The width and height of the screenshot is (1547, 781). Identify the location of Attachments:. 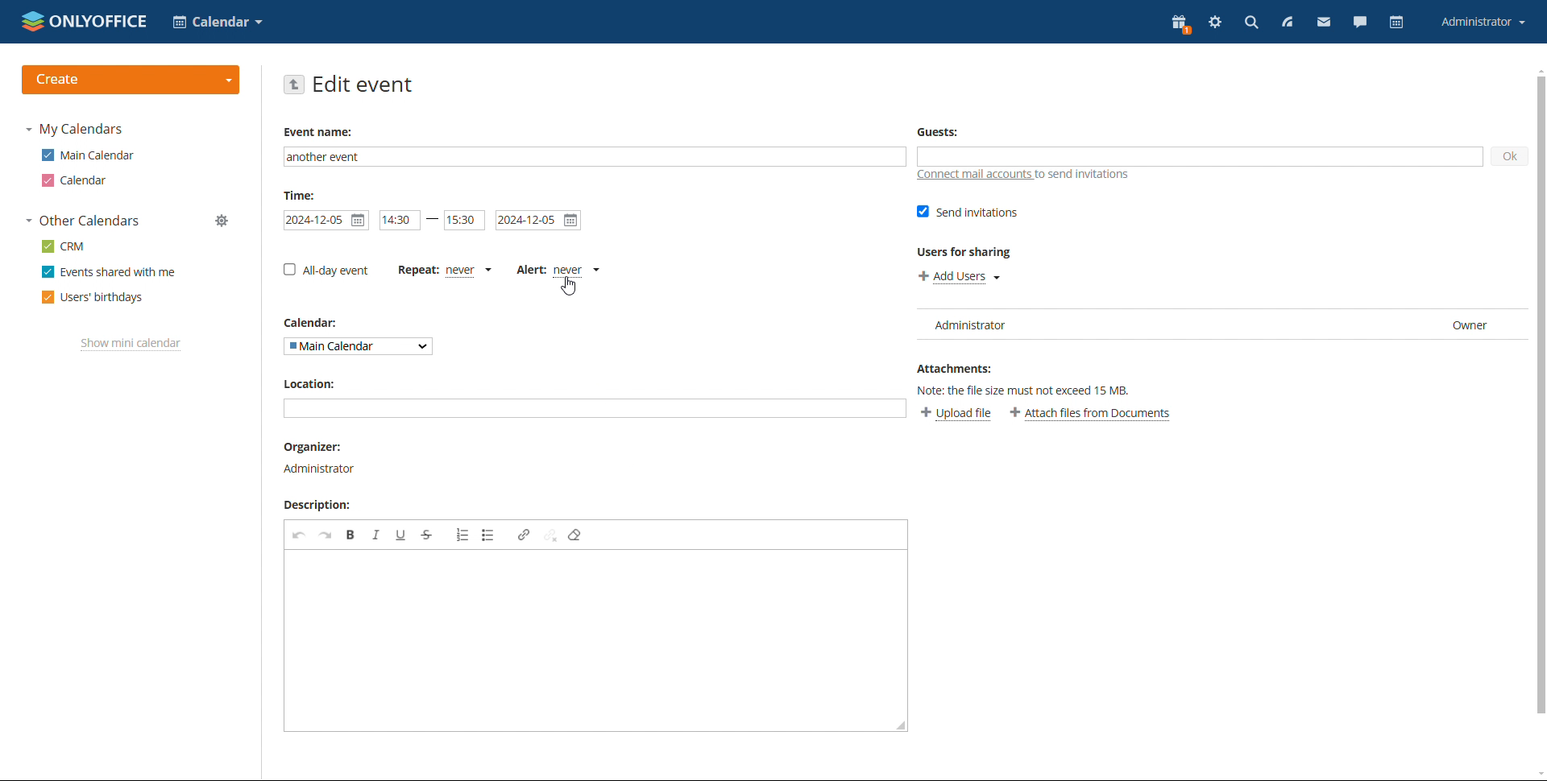
(955, 366).